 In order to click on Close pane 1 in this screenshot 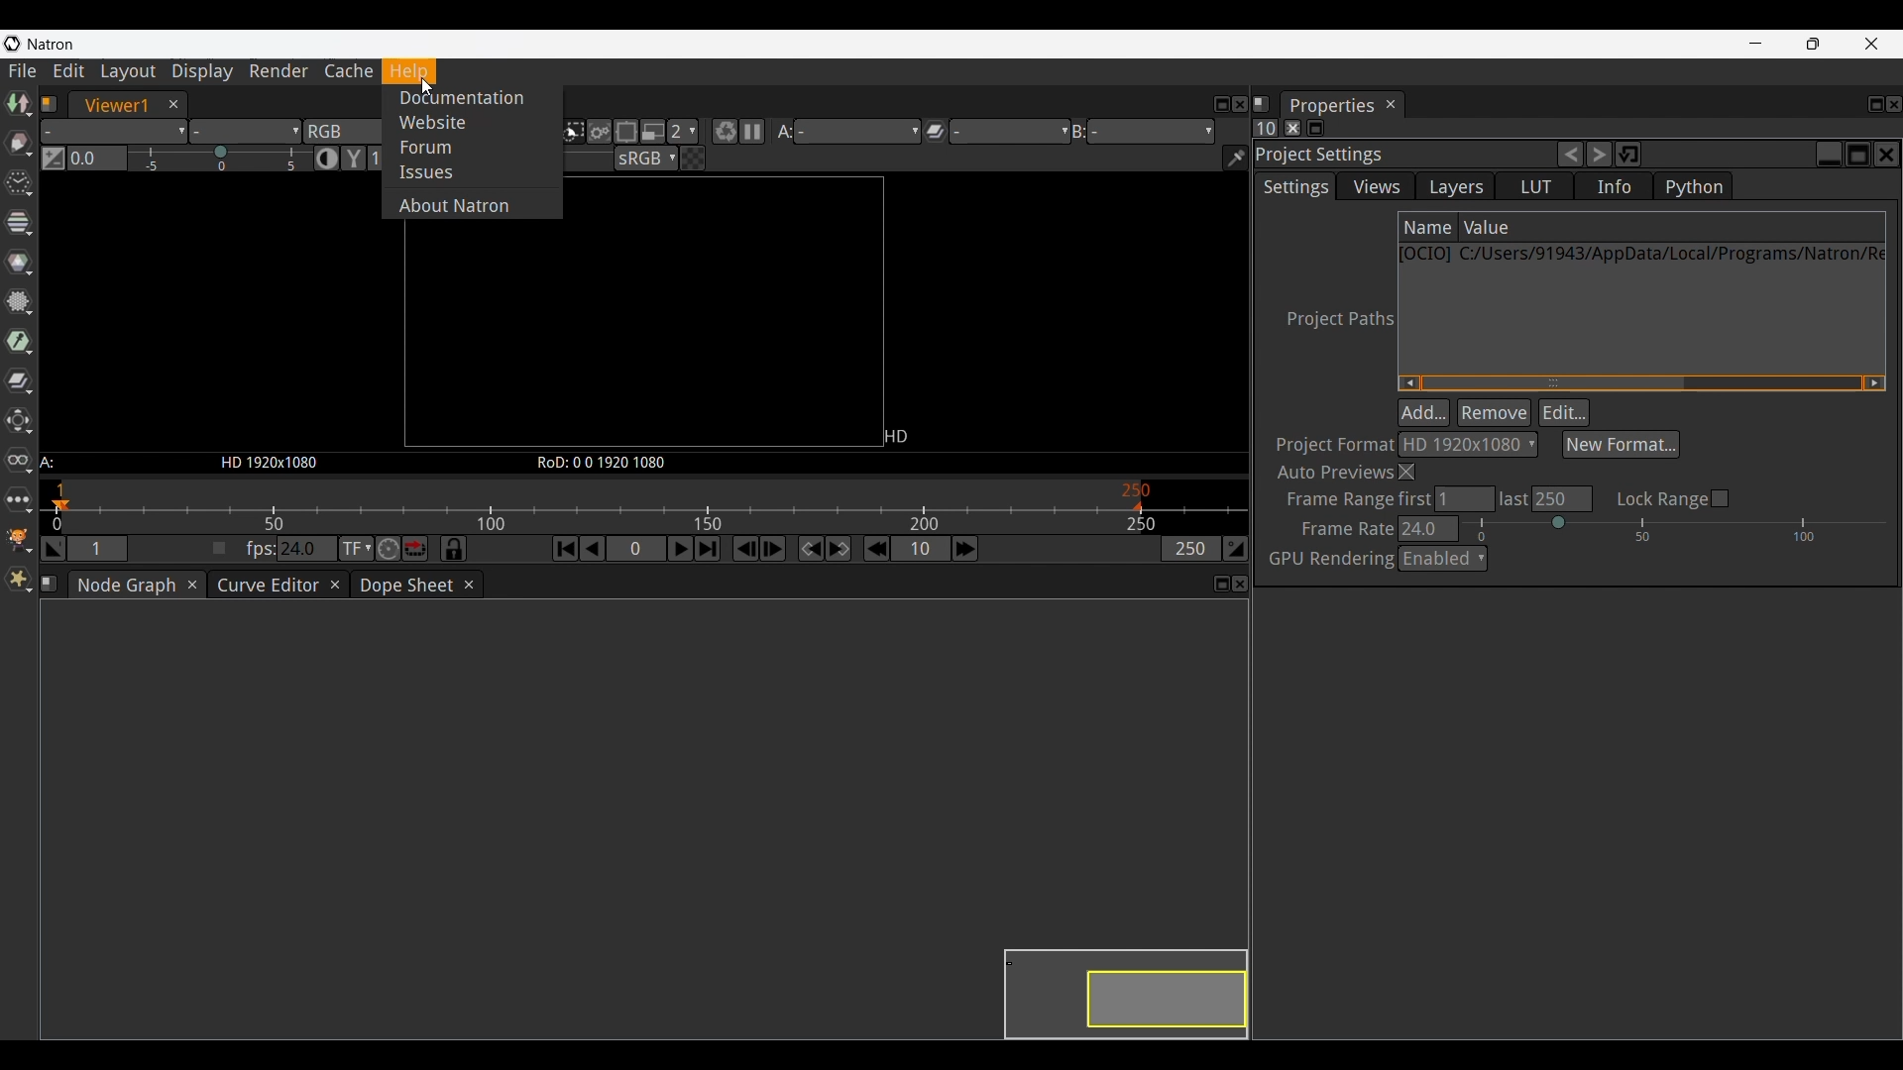, I will do `click(1239, 104)`.